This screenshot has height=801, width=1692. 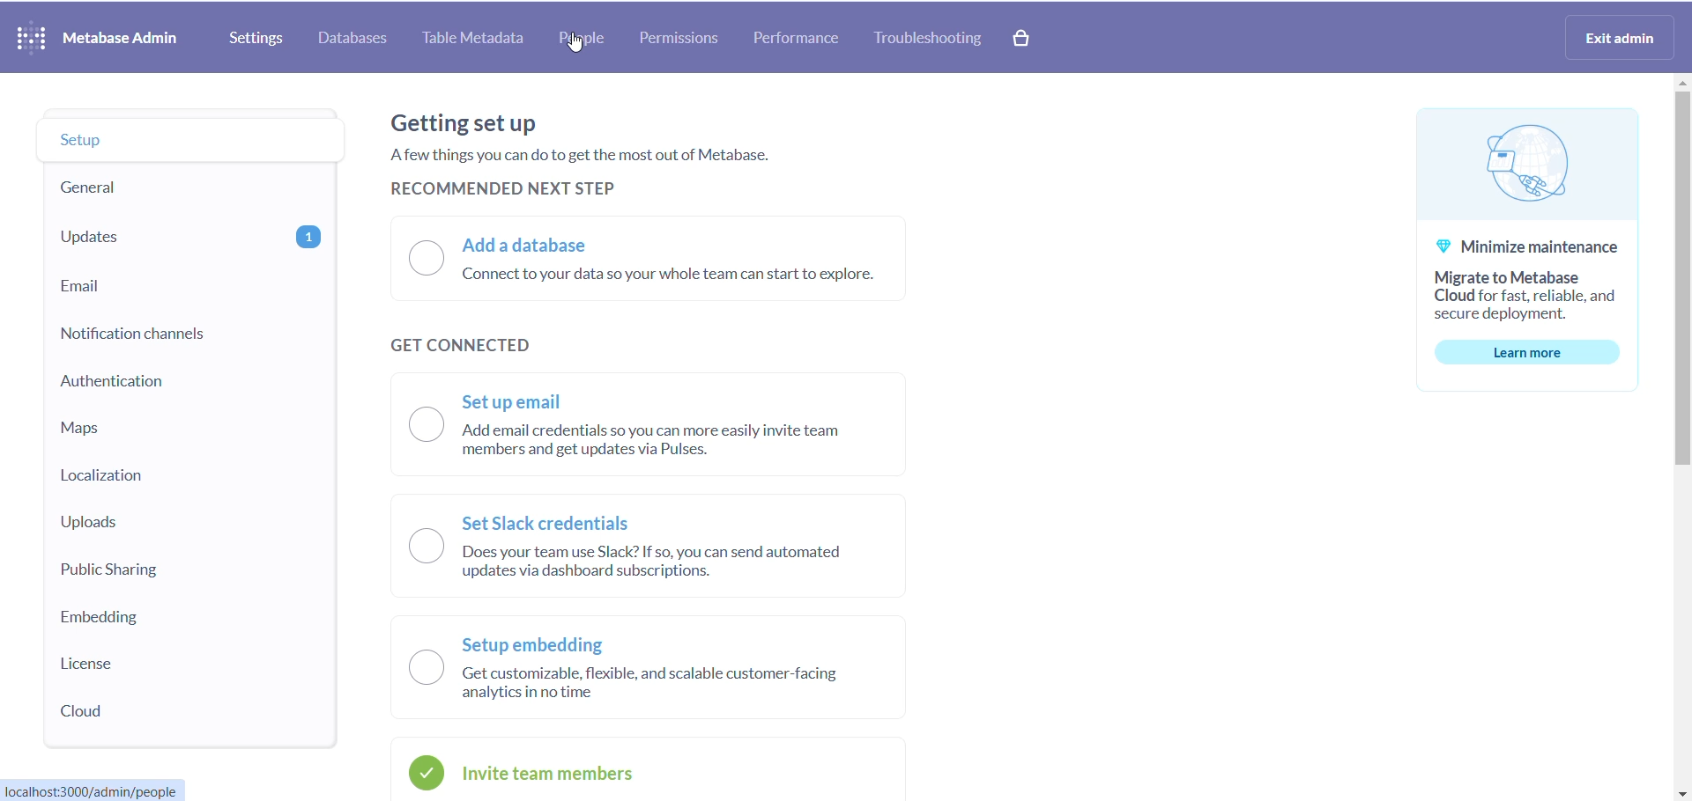 I want to click on email, so click(x=152, y=291).